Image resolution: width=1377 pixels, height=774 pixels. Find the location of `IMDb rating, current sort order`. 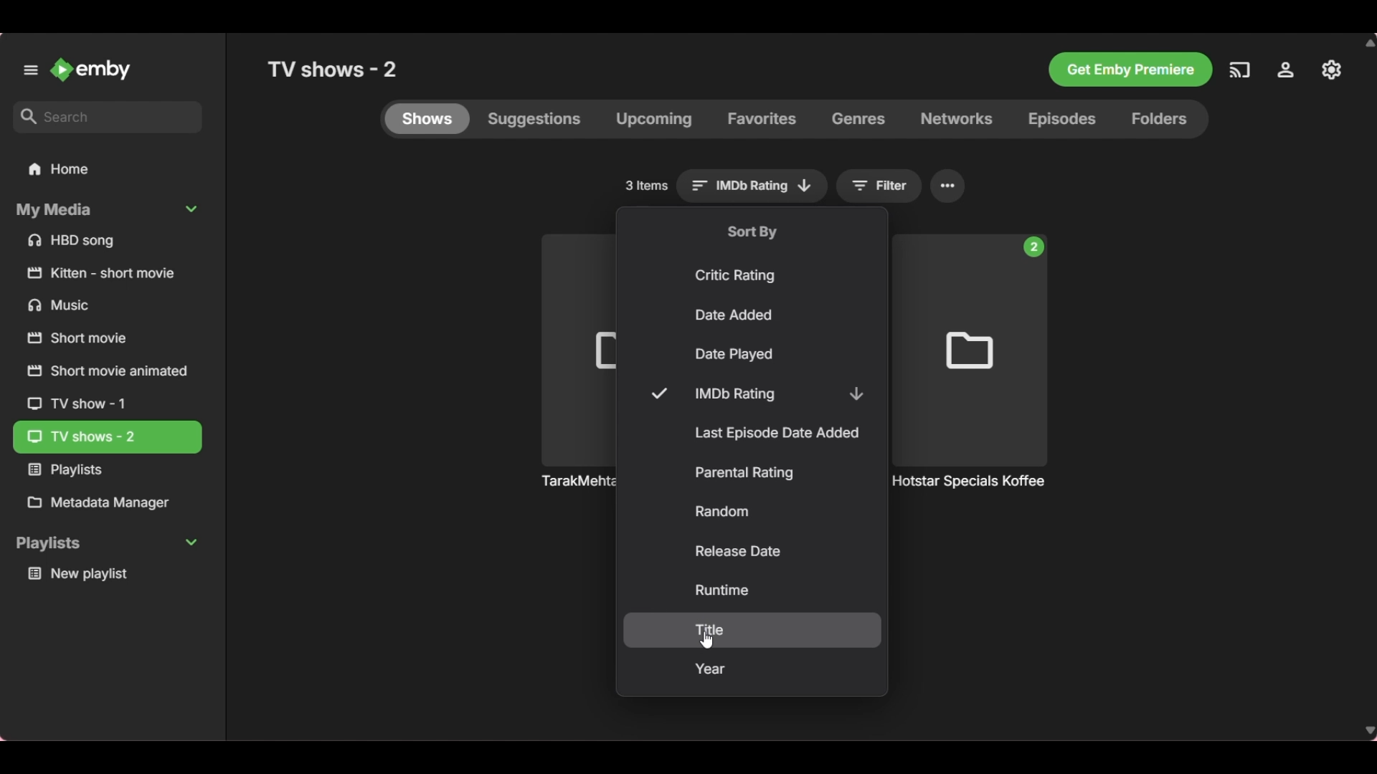

IMDb rating, current sort order is located at coordinates (753, 186).